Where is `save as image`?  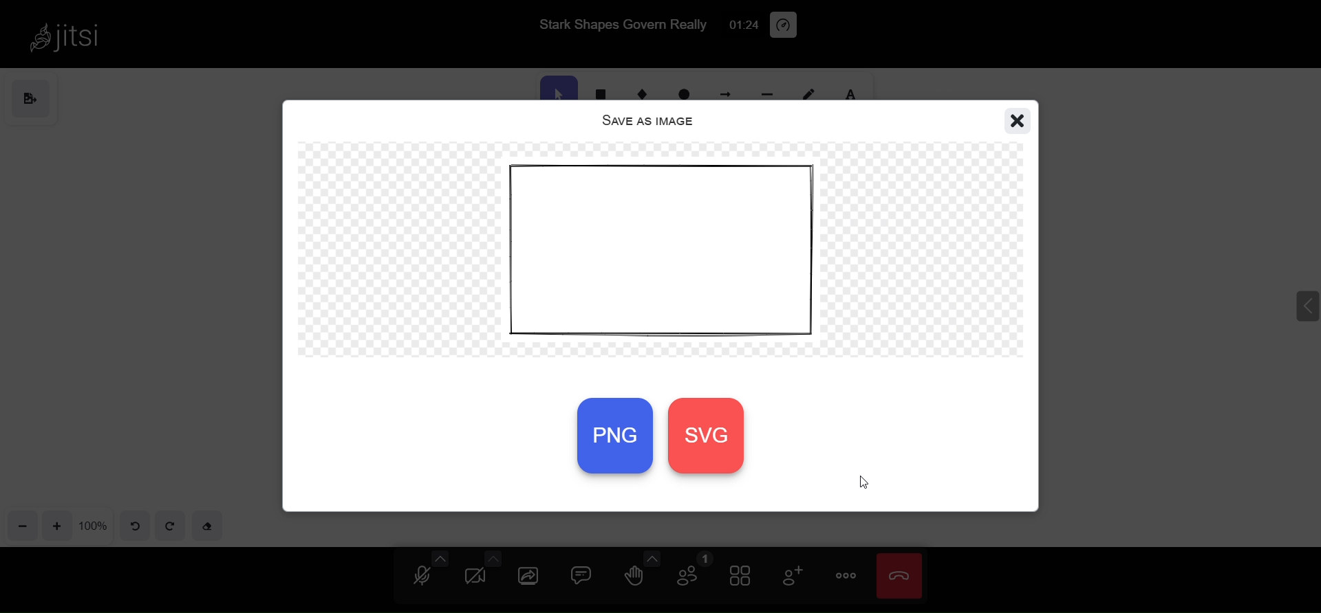 save as image is located at coordinates (644, 118).